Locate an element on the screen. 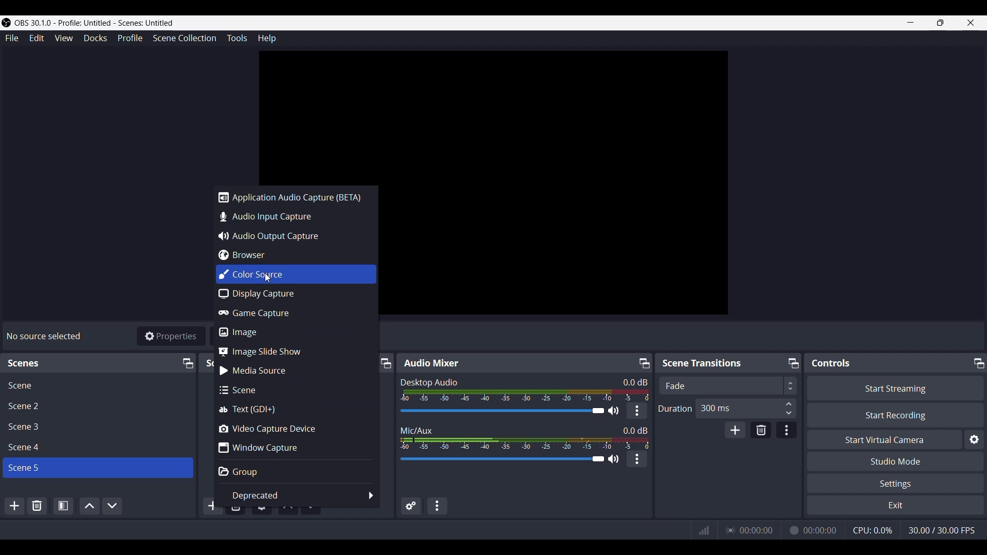  Scene is located at coordinates (296, 390).